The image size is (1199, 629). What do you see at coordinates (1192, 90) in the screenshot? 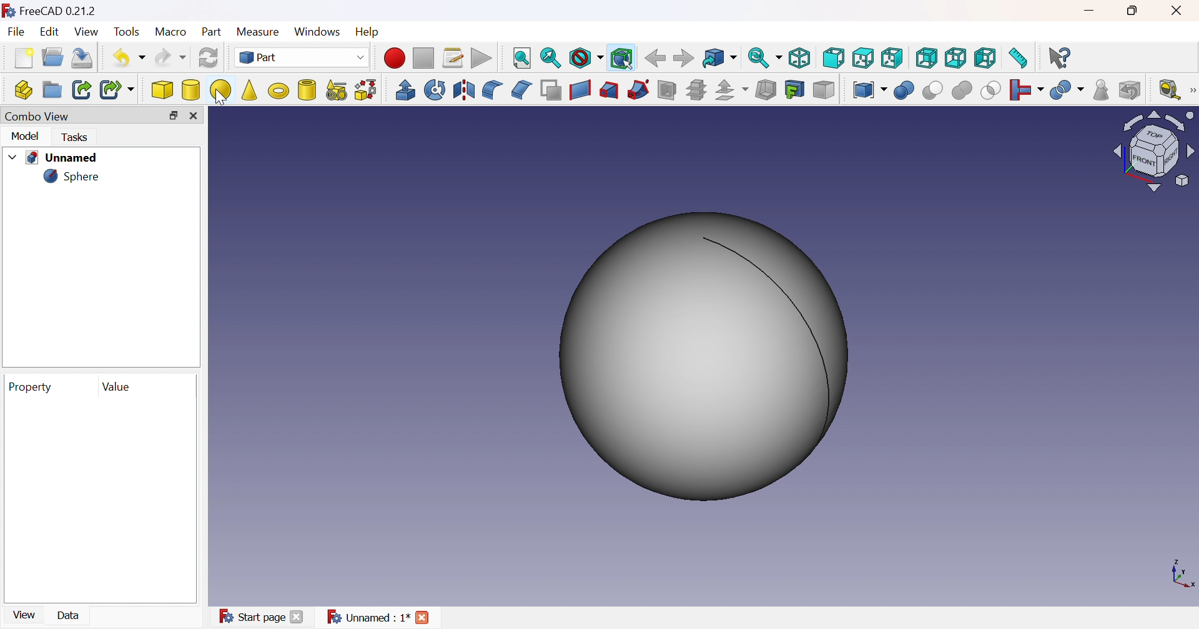
I see `[Measure]` at bounding box center [1192, 90].